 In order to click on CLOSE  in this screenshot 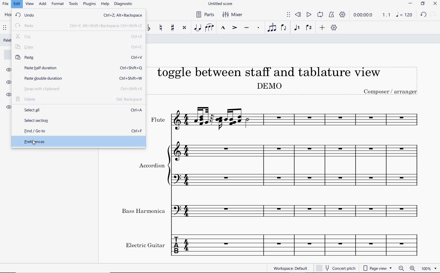, I will do `click(436, 4)`.